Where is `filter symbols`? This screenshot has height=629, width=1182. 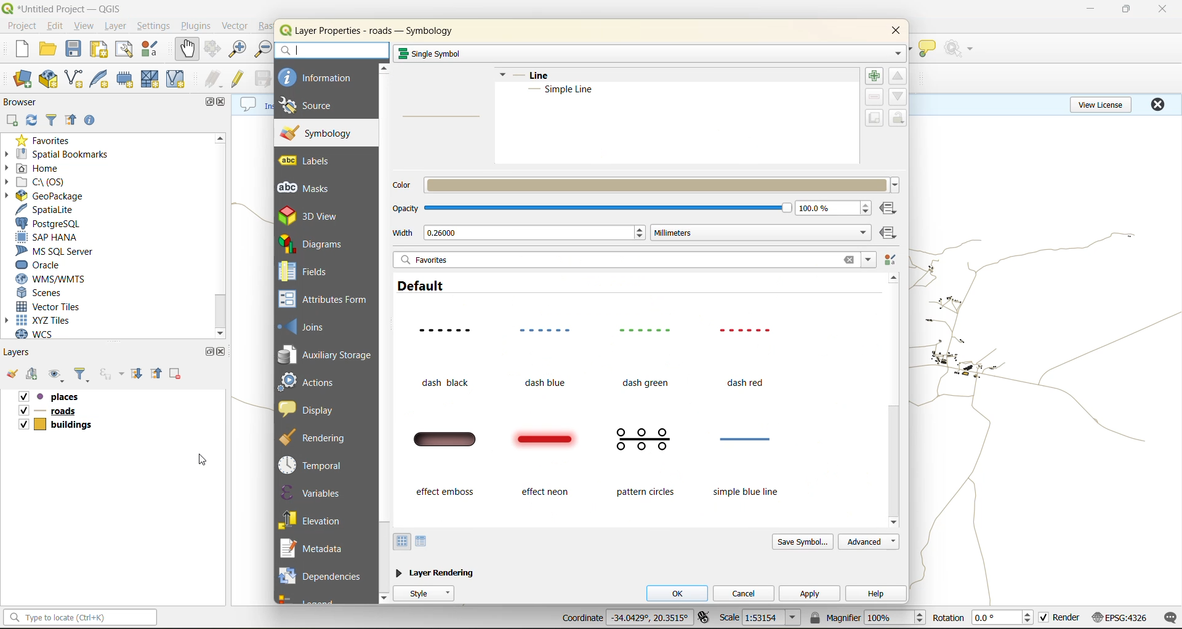
filter symbols is located at coordinates (868, 259).